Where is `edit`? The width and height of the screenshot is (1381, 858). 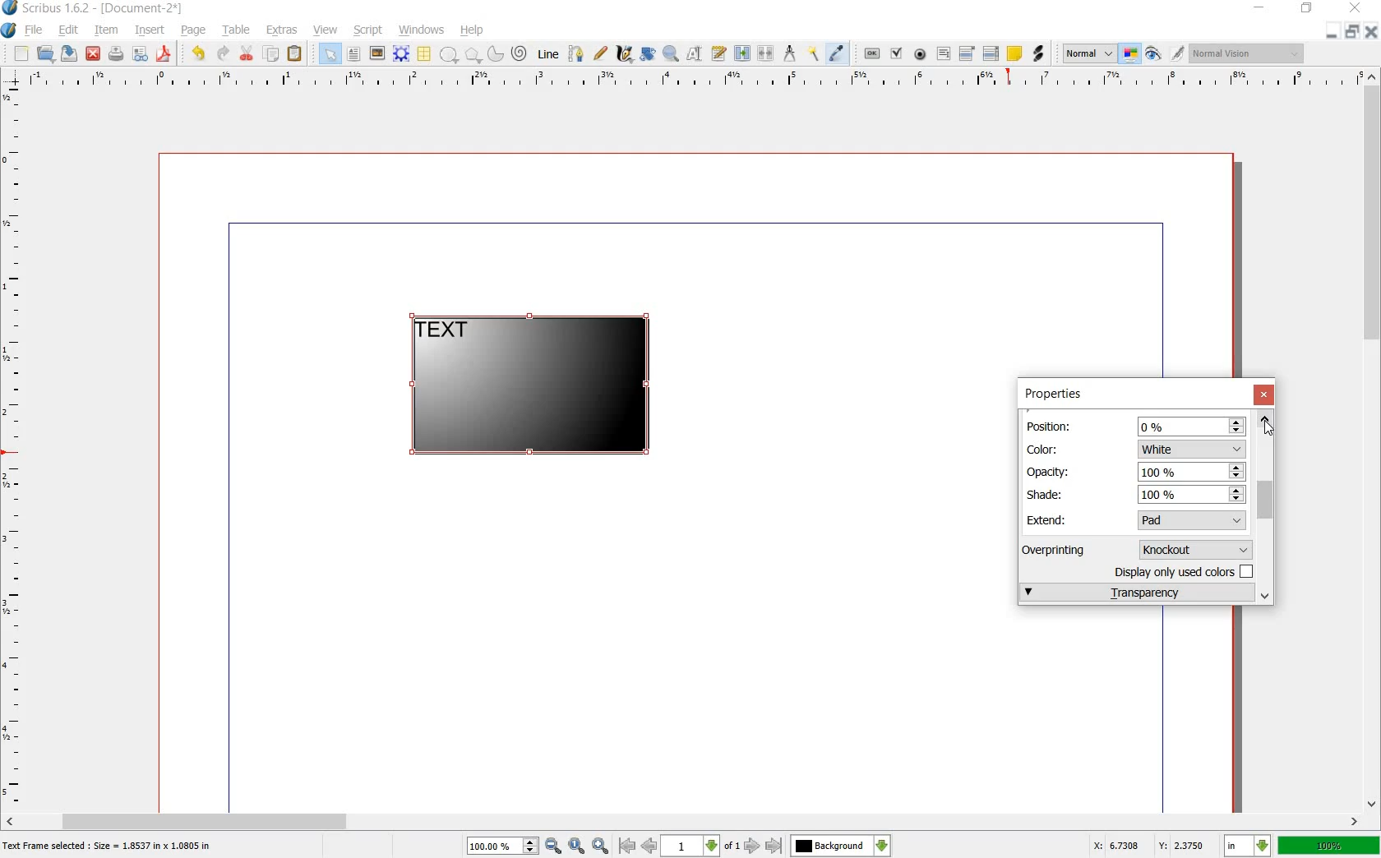
edit is located at coordinates (69, 30).